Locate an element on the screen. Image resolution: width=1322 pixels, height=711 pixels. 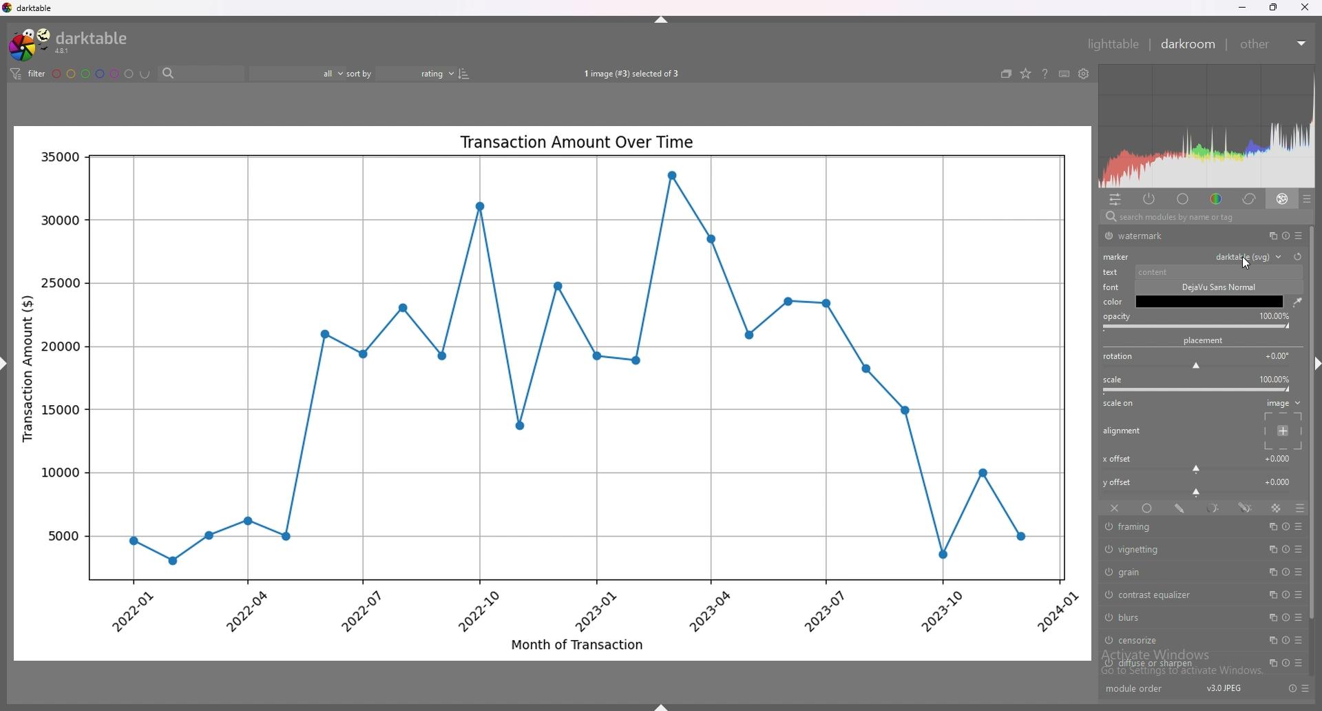
correct is located at coordinates (1248, 199).